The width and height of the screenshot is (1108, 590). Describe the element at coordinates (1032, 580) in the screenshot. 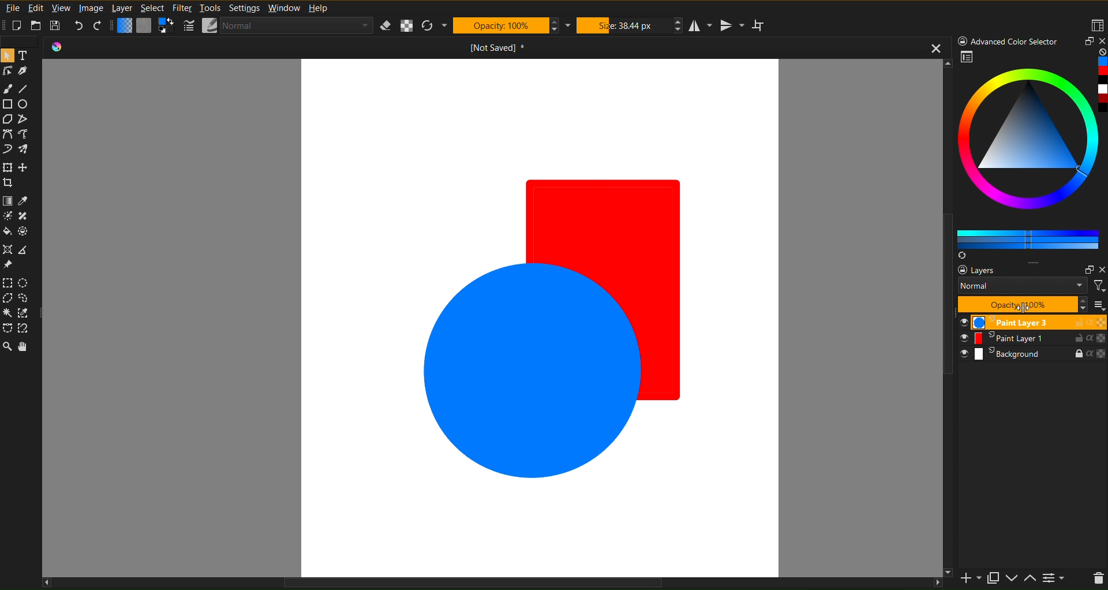

I see `up` at that location.